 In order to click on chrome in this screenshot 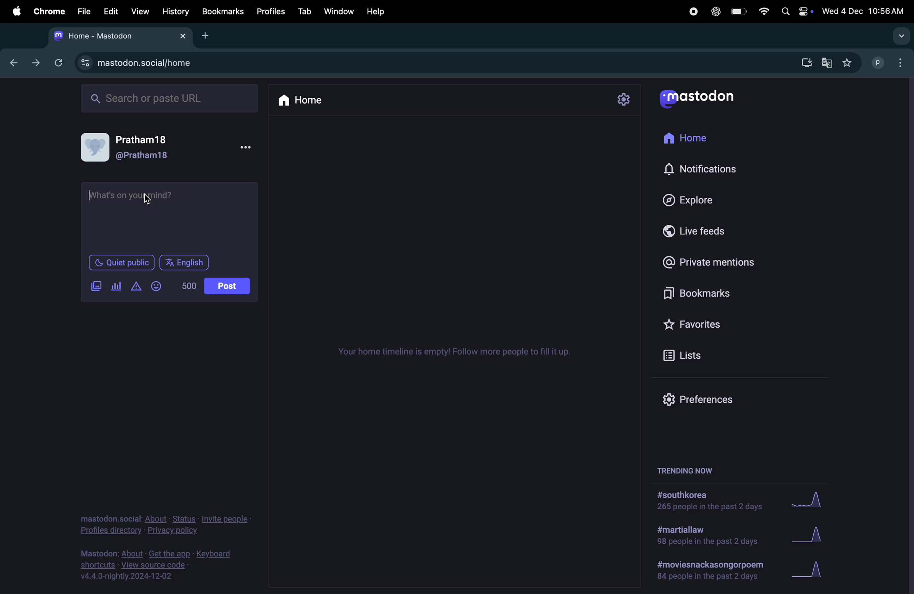, I will do `click(48, 11)`.